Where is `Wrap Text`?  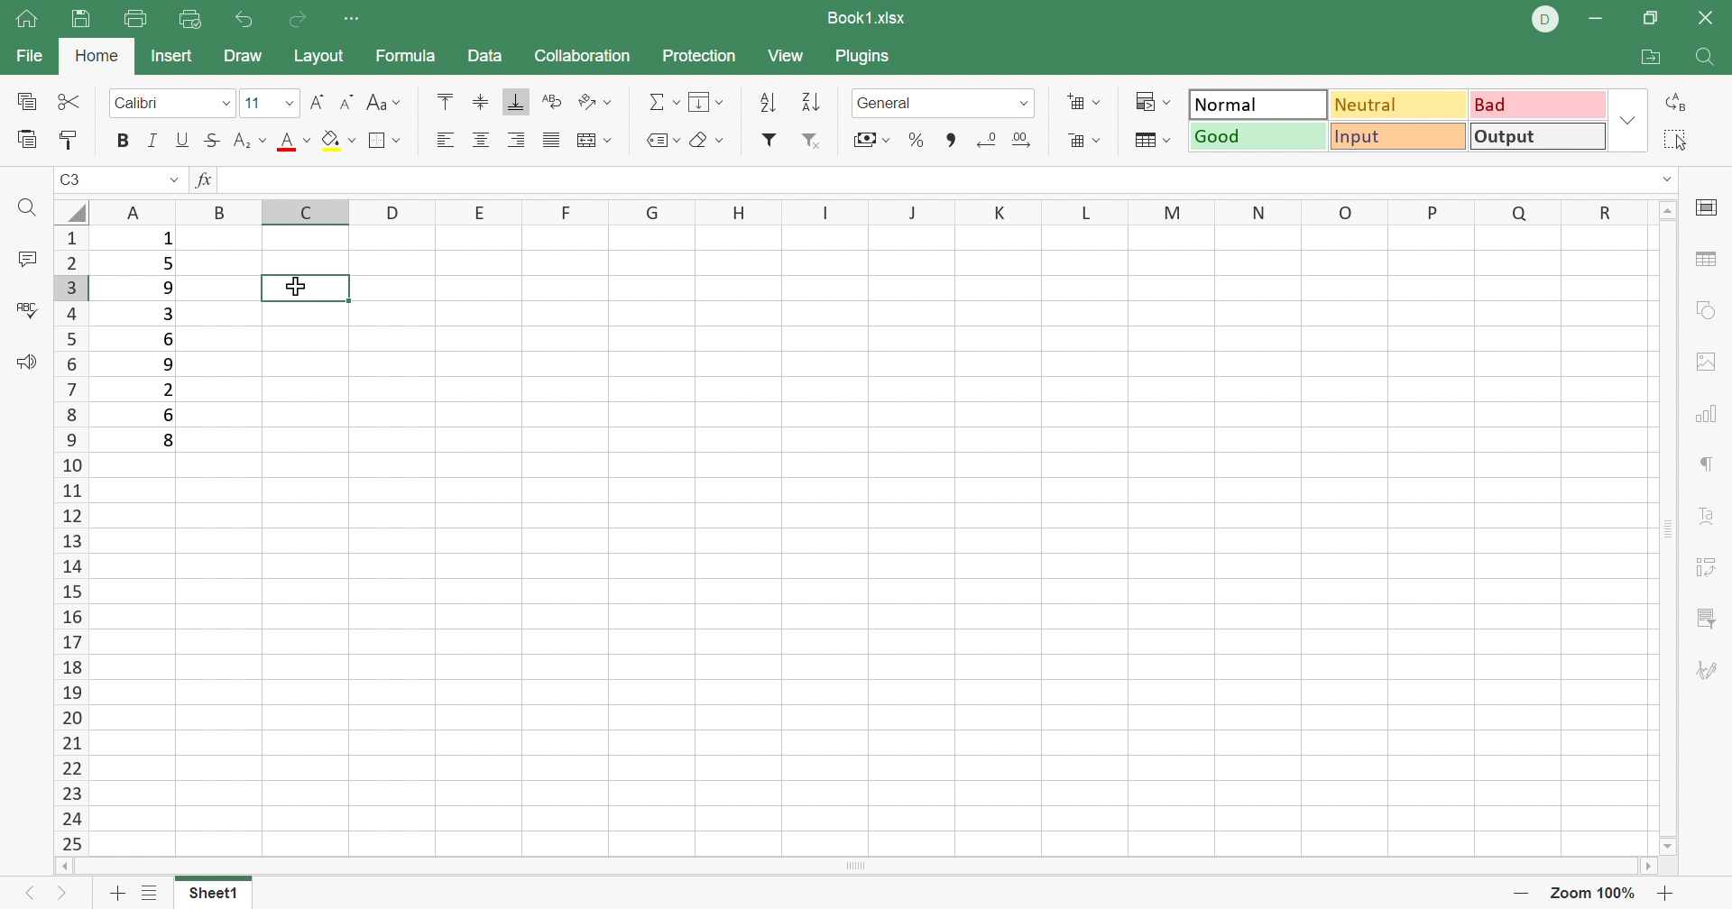
Wrap Text is located at coordinates (555, 104).